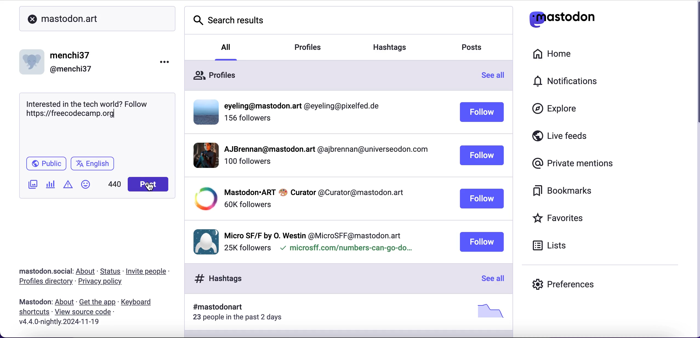 This screenshot has height=338, width=700. I want to click on lists, so click(552, 246).